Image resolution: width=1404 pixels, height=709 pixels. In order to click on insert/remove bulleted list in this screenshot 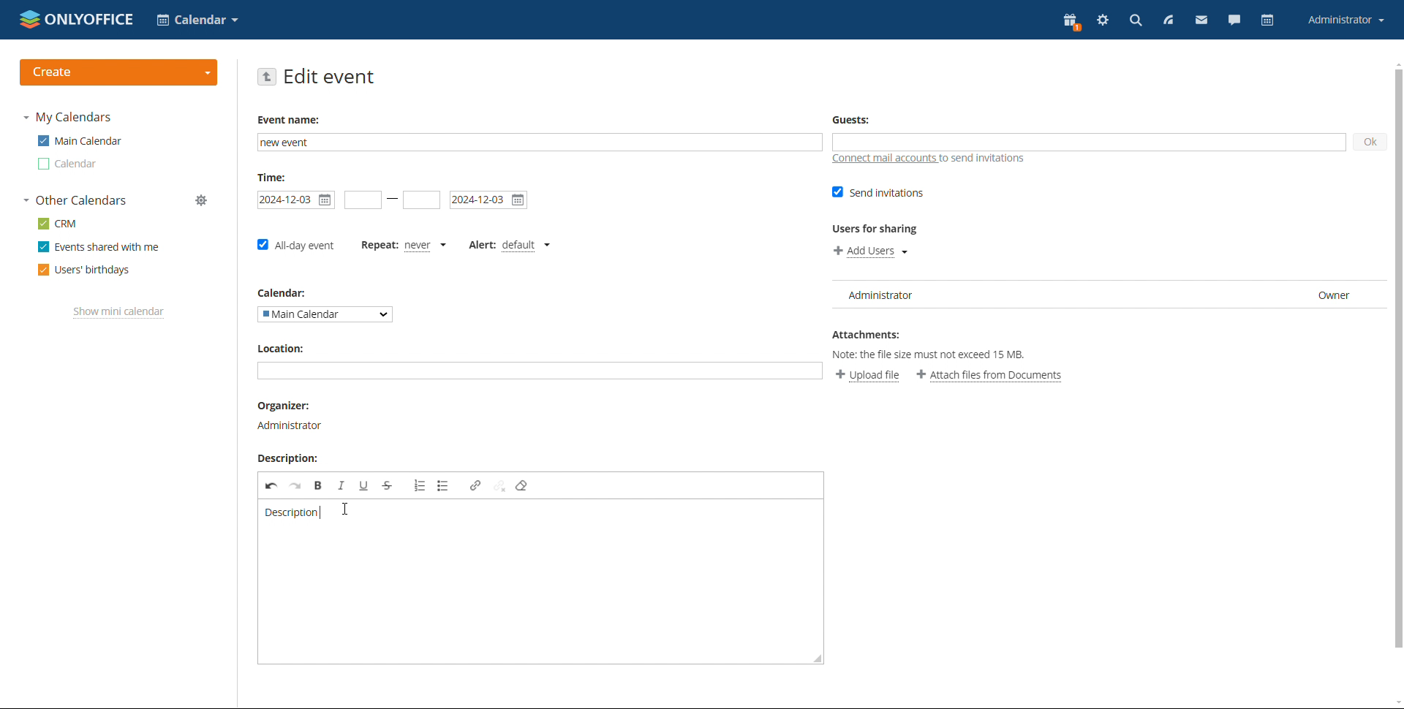, I will do `click(443, 485)`.